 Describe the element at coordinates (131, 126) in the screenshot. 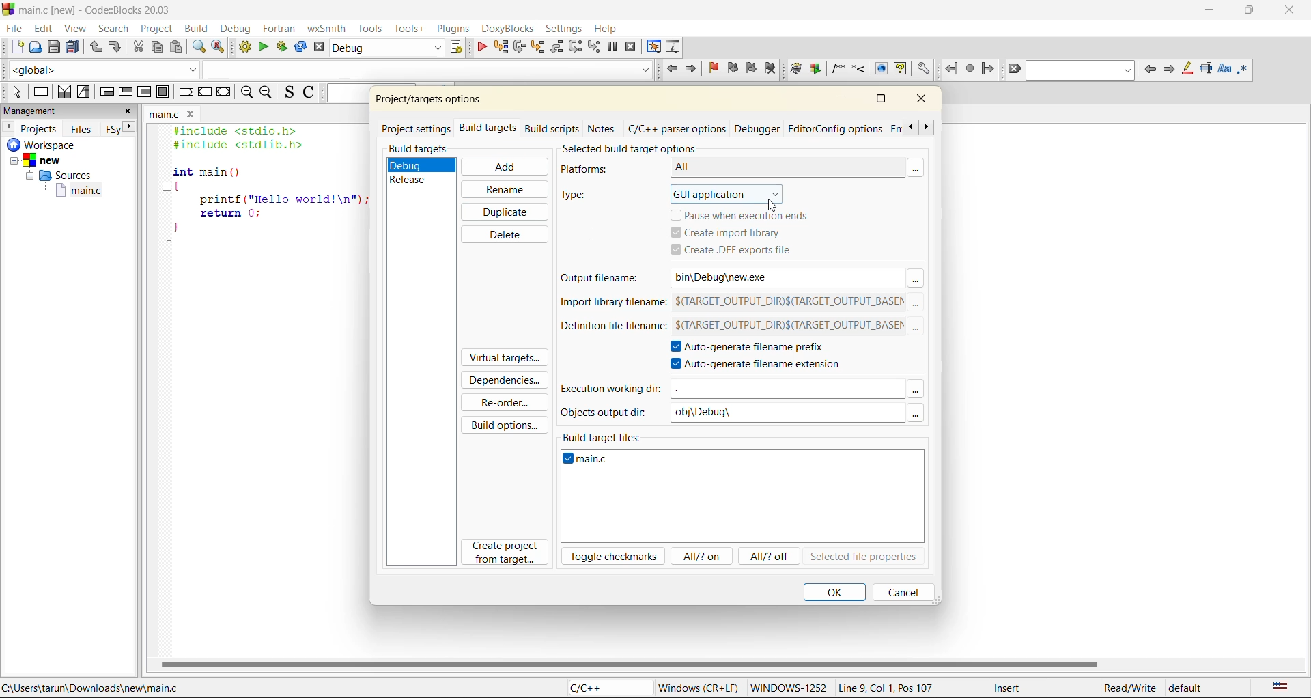

I see `next` at that location.